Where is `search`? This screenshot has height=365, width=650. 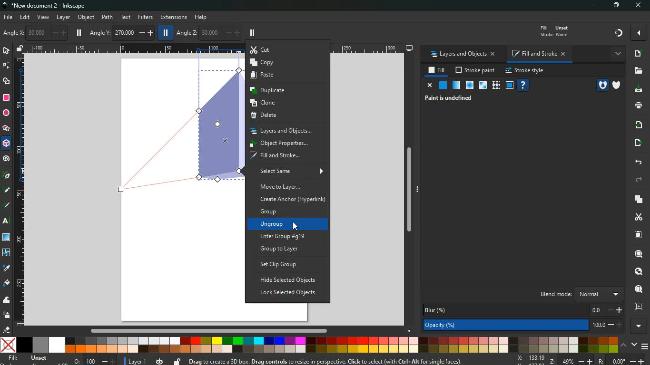
search is located at coordinates (638, 254).